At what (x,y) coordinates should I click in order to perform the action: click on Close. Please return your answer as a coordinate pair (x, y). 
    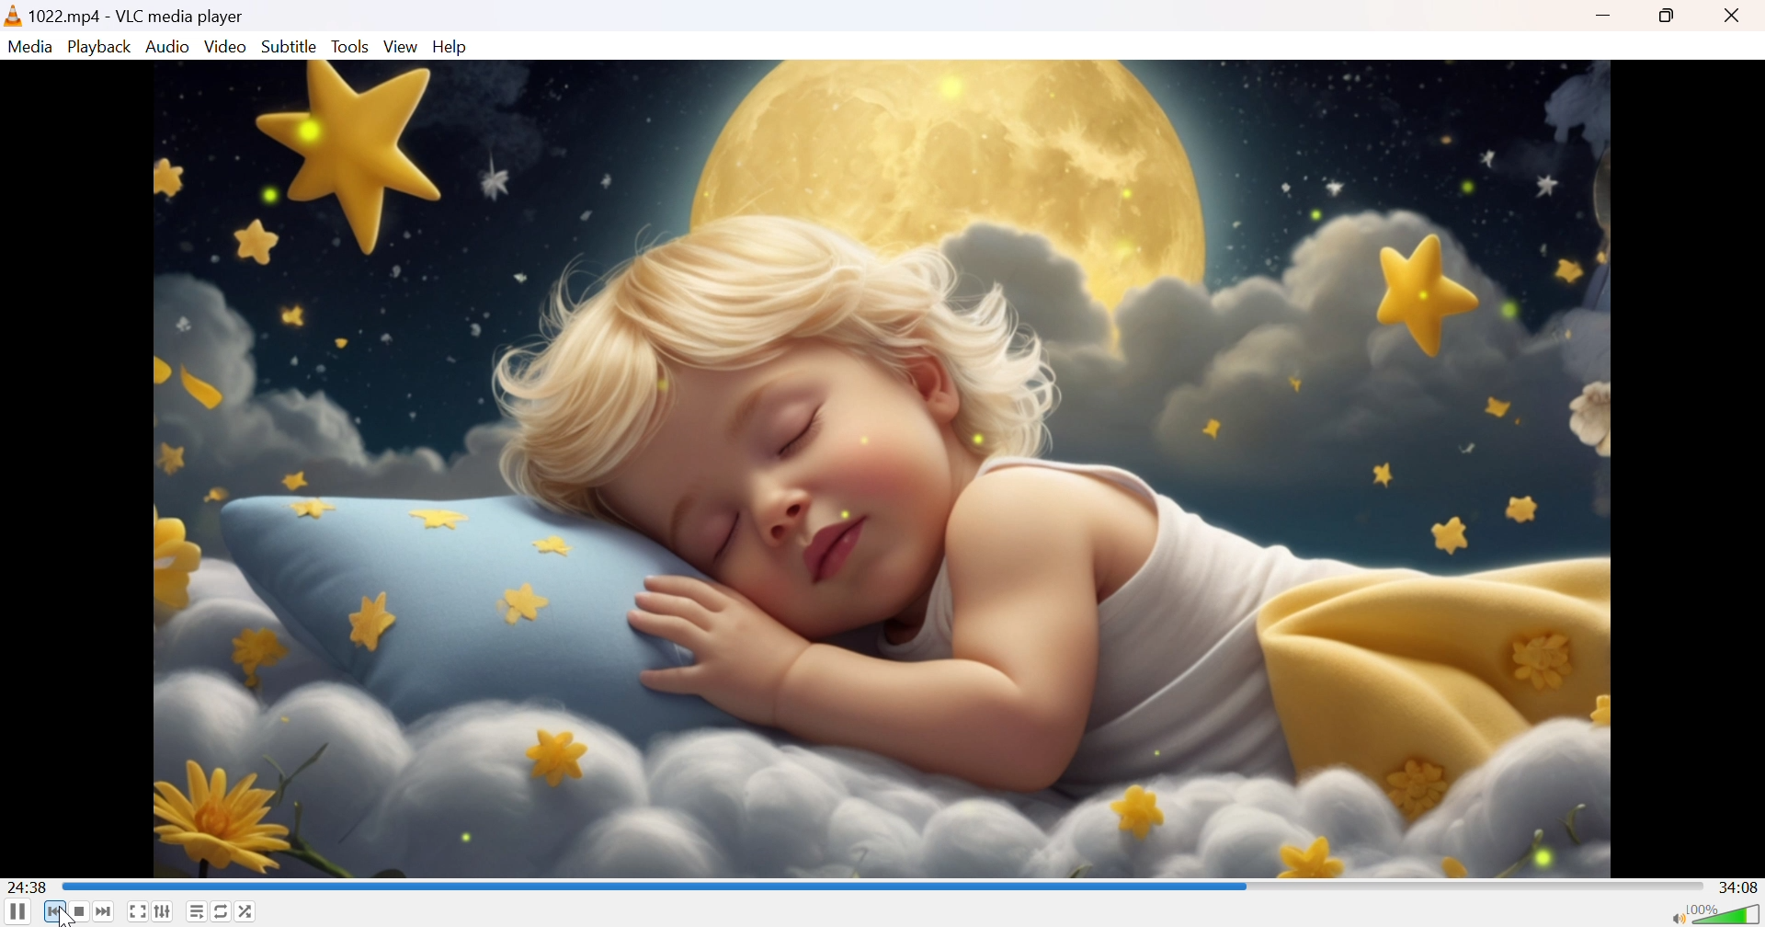
    Looking at the image, I should click on (1733, 17).